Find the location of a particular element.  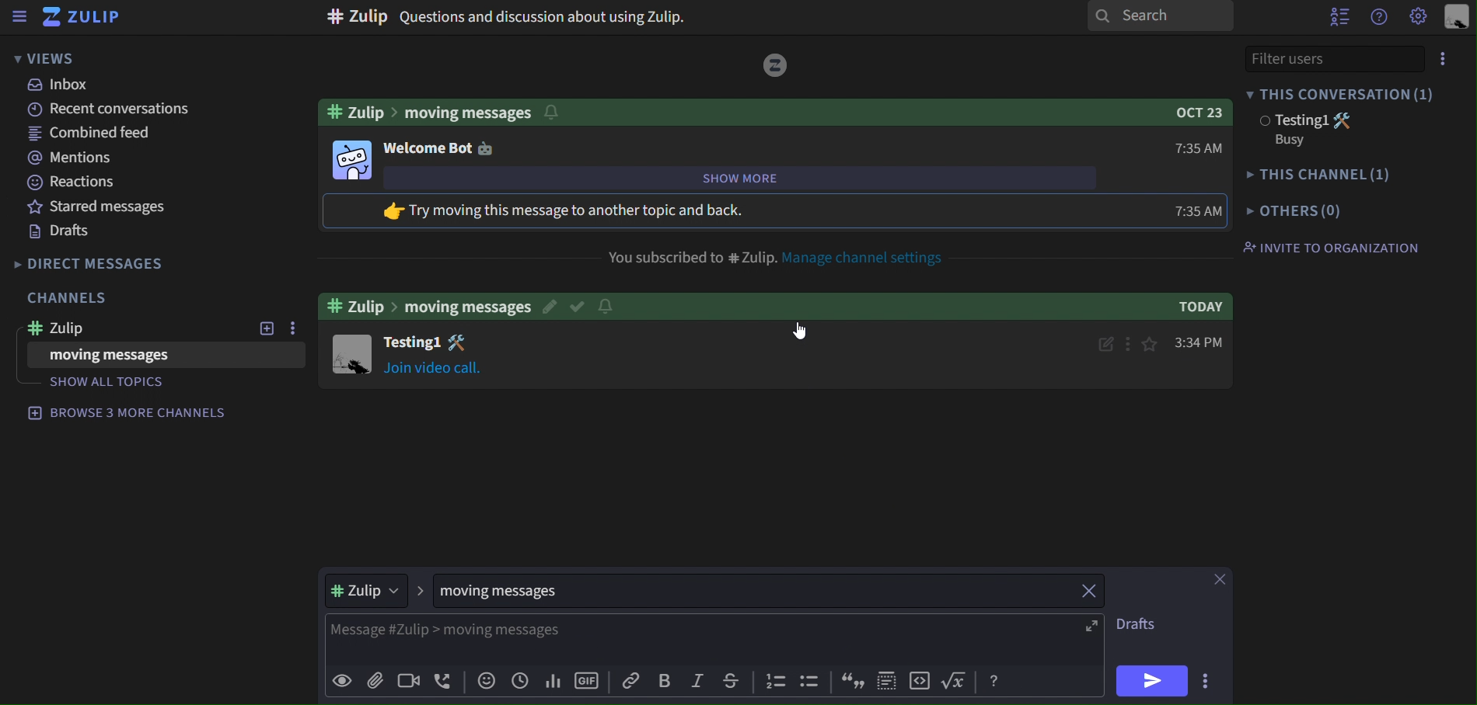

drafts is located at coordinates (68, 231).